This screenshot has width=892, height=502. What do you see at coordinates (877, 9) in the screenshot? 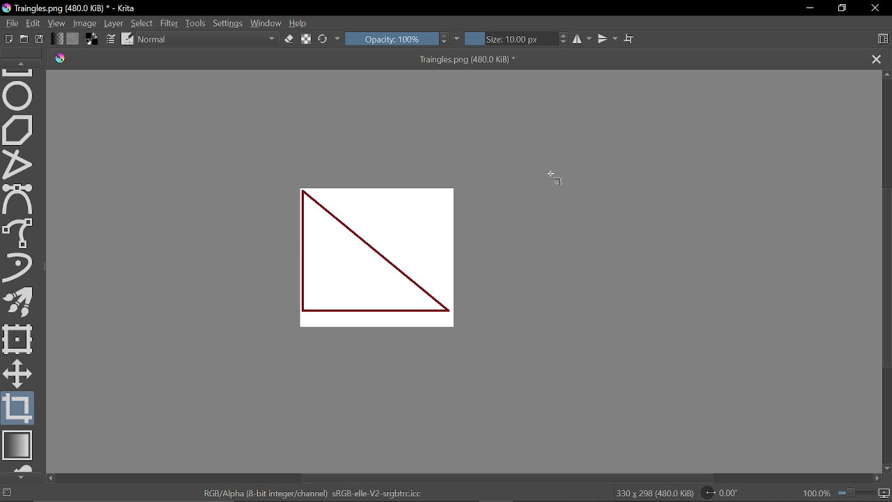
I see `Close` at bounding box center [877, 9].